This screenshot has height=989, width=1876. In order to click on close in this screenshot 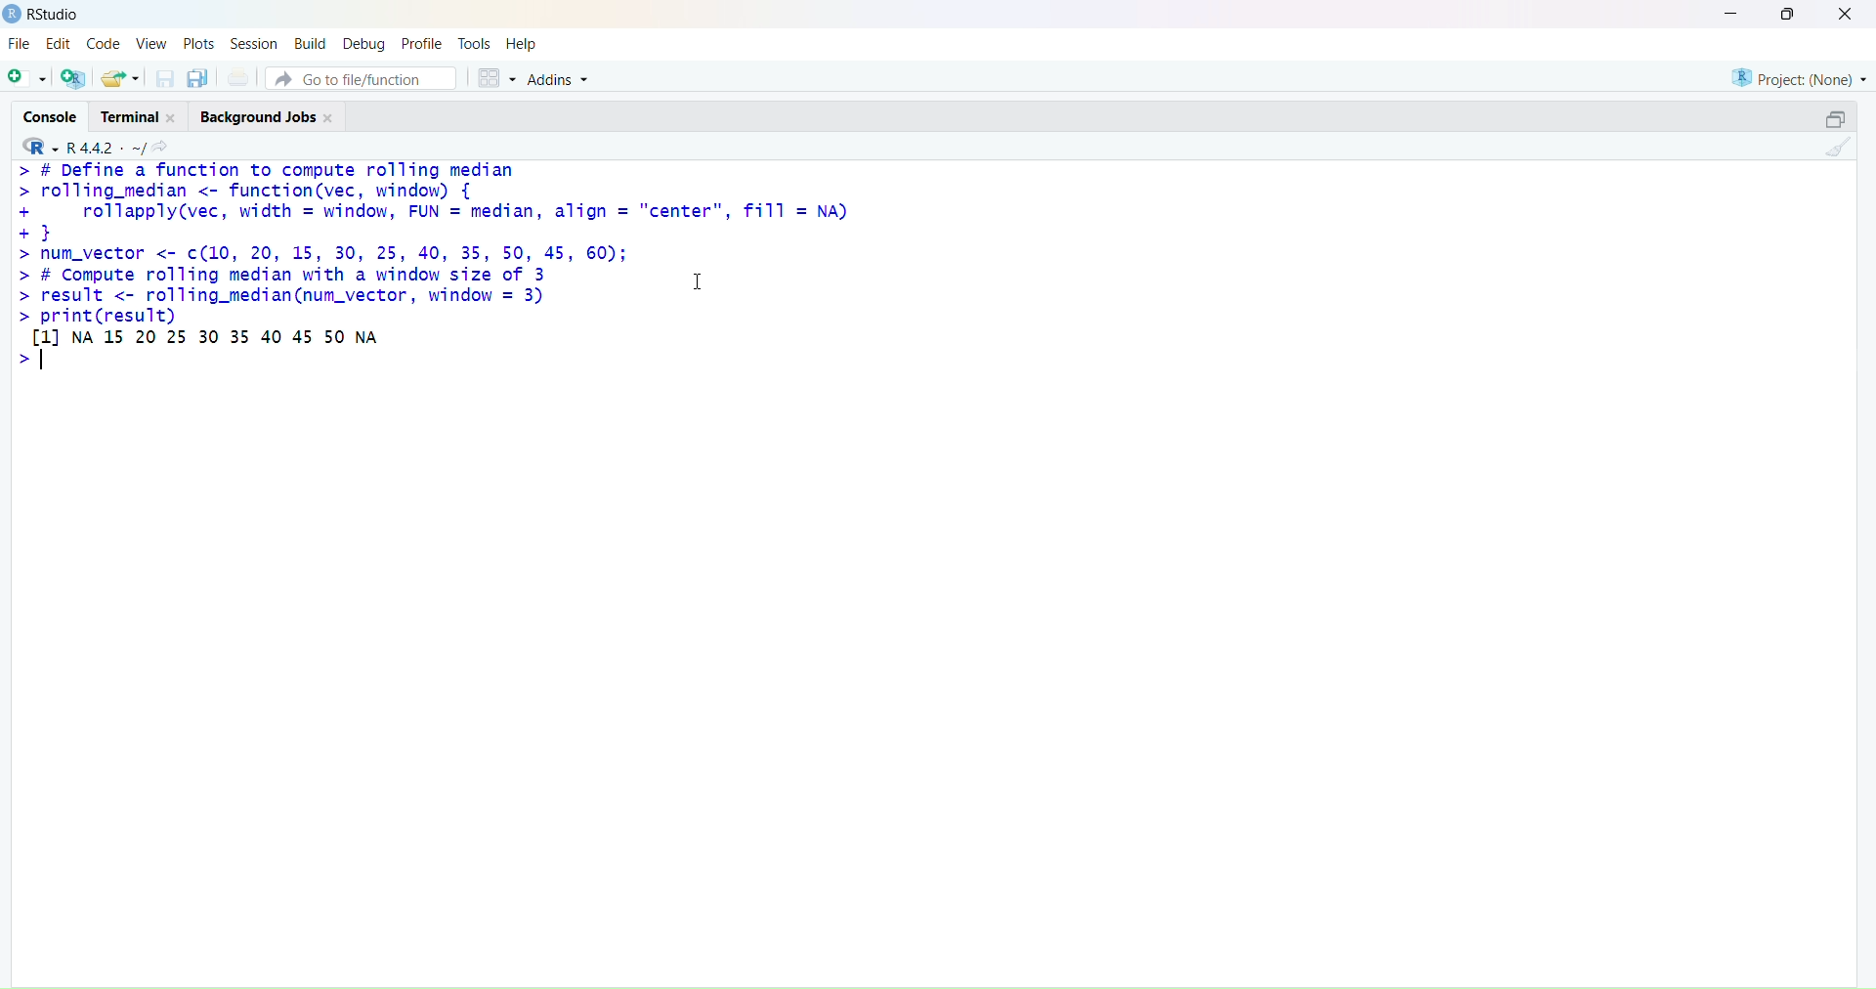, I will do `click(328, 119)`.